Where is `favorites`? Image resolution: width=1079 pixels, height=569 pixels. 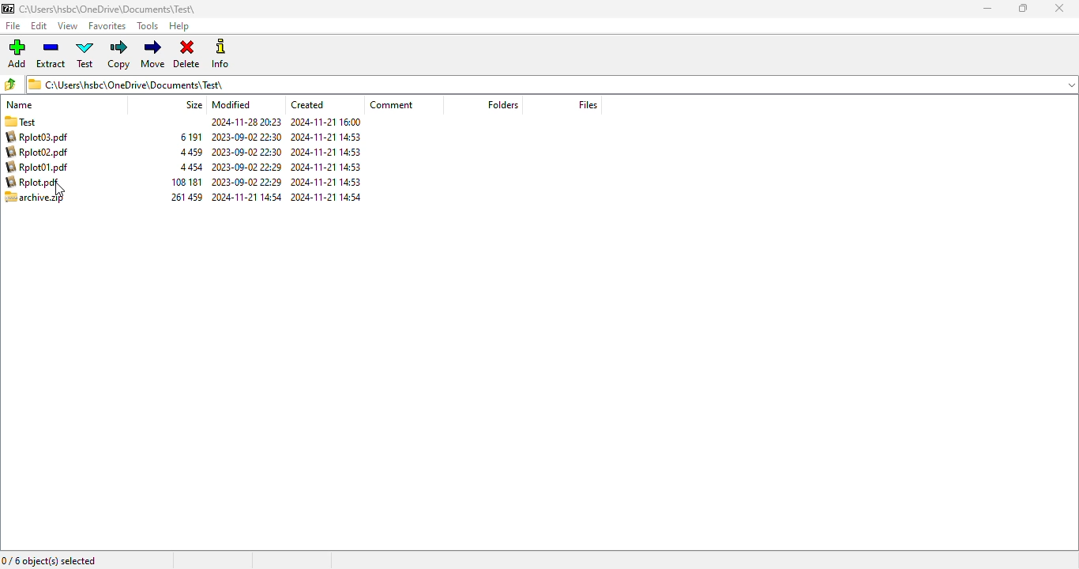
favorites is located at coordinates (108, 26).